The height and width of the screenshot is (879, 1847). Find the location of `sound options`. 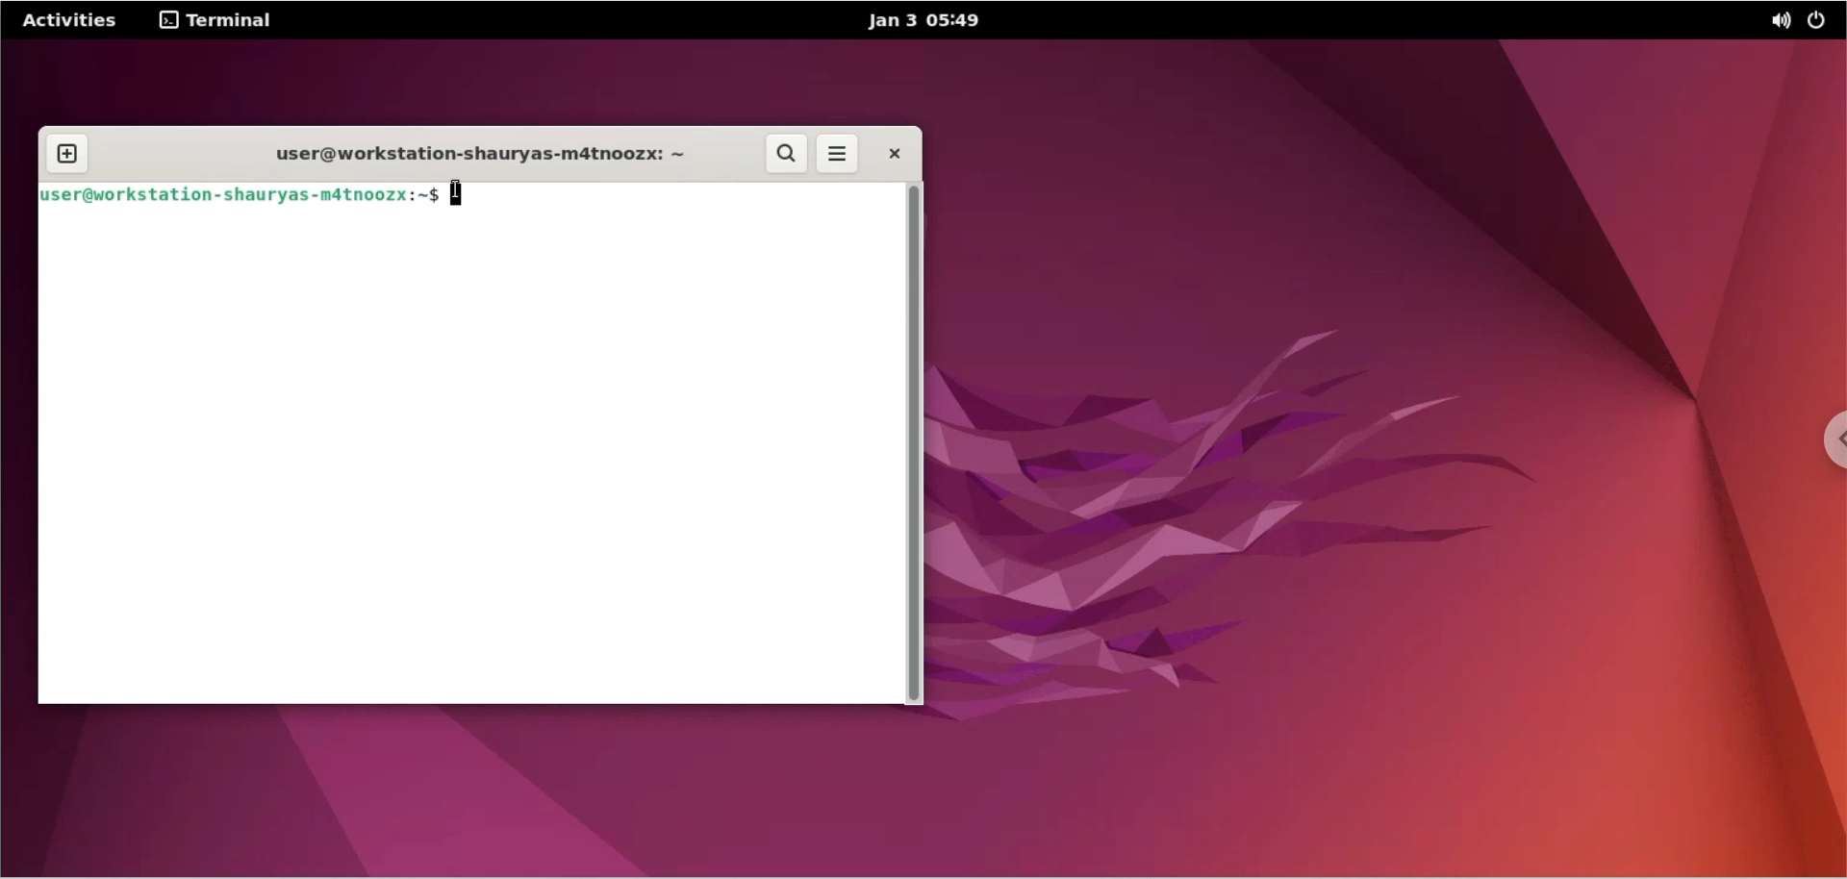

sound options is located at coordinates (1777, 23).